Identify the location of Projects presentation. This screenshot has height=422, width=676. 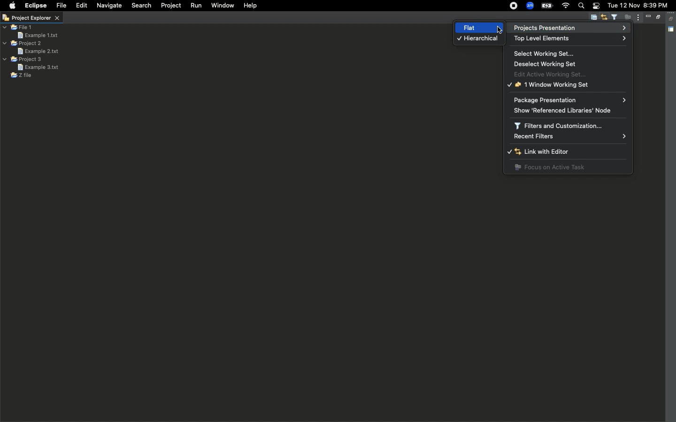
(566, 27).